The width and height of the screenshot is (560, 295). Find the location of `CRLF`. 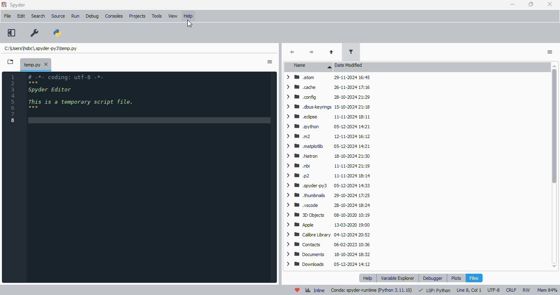

CRLF is located at coordinates (511, 290).